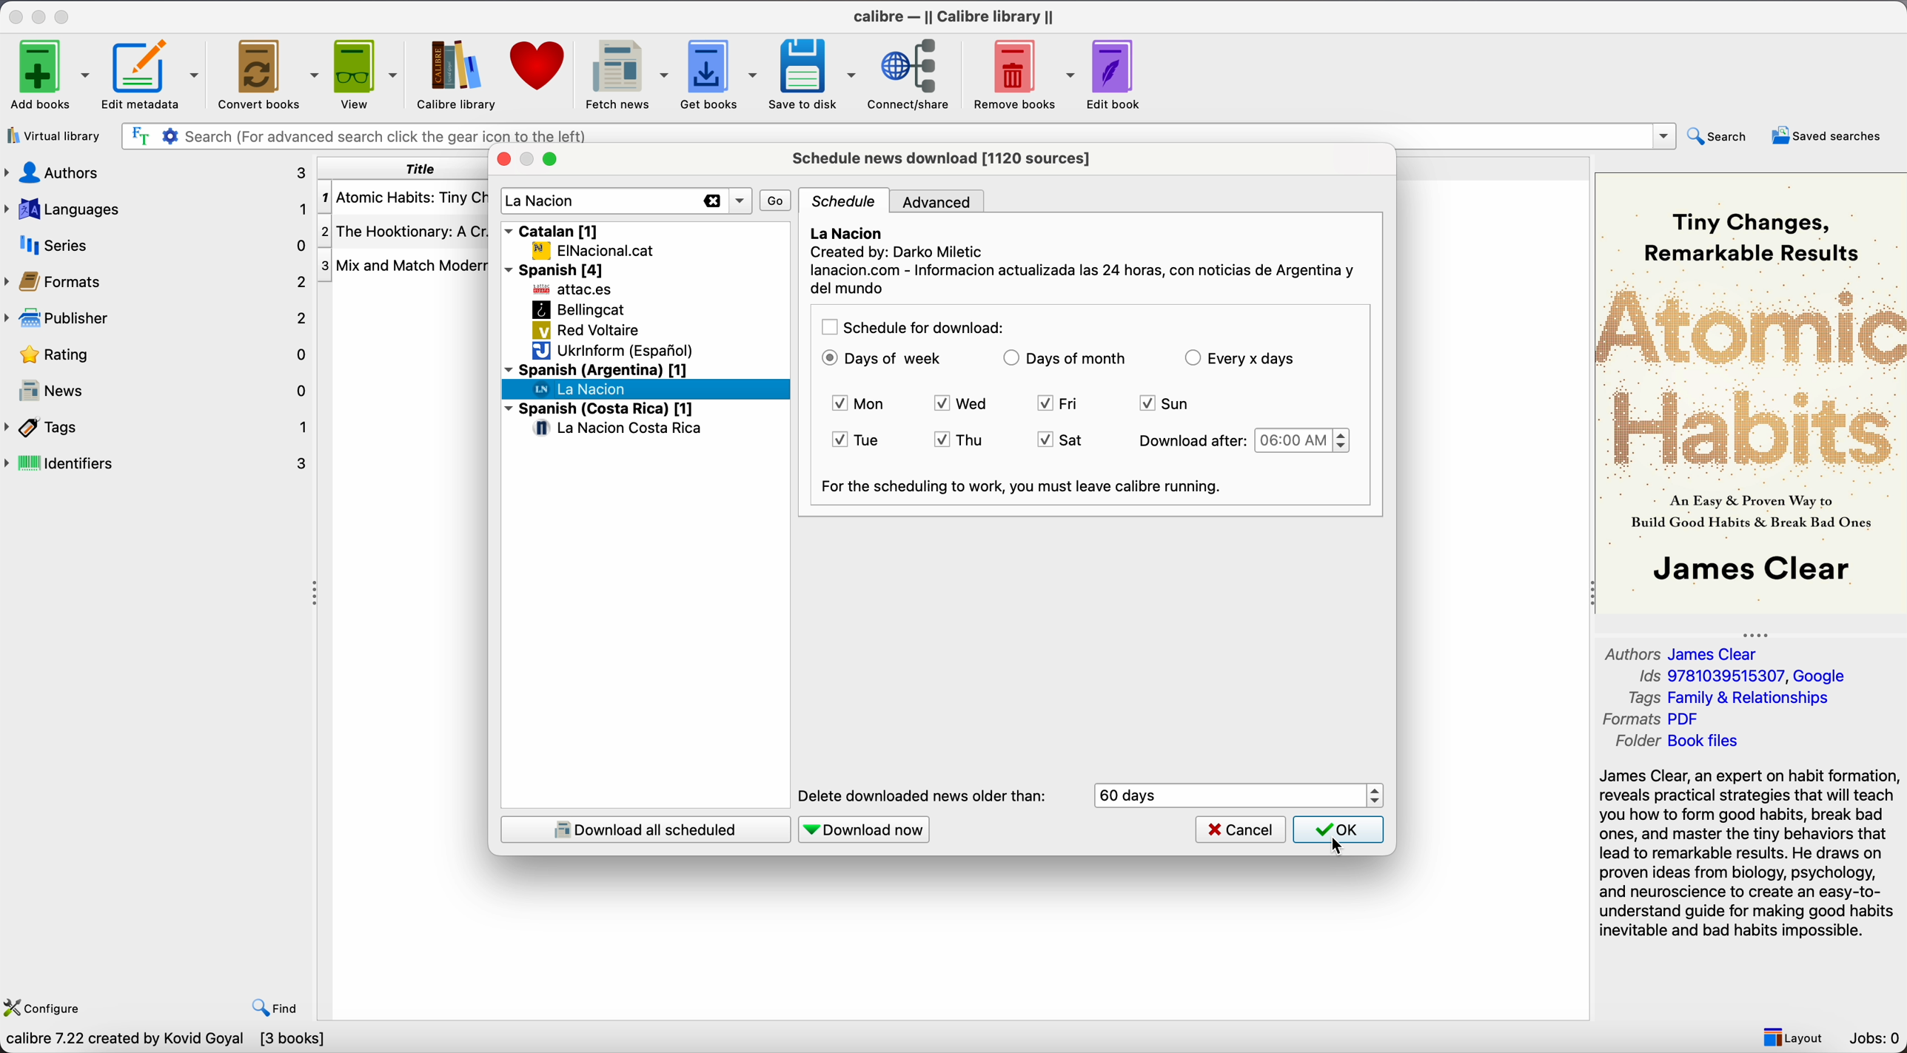  I want to click on Delete downloaded news older than:, so click(921, 796).